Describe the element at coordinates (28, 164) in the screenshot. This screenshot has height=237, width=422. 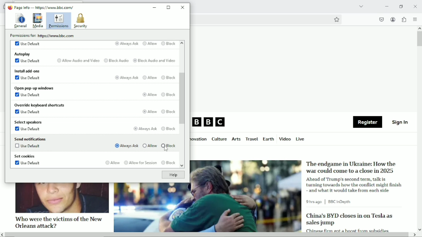
I see `Use default` at that location.